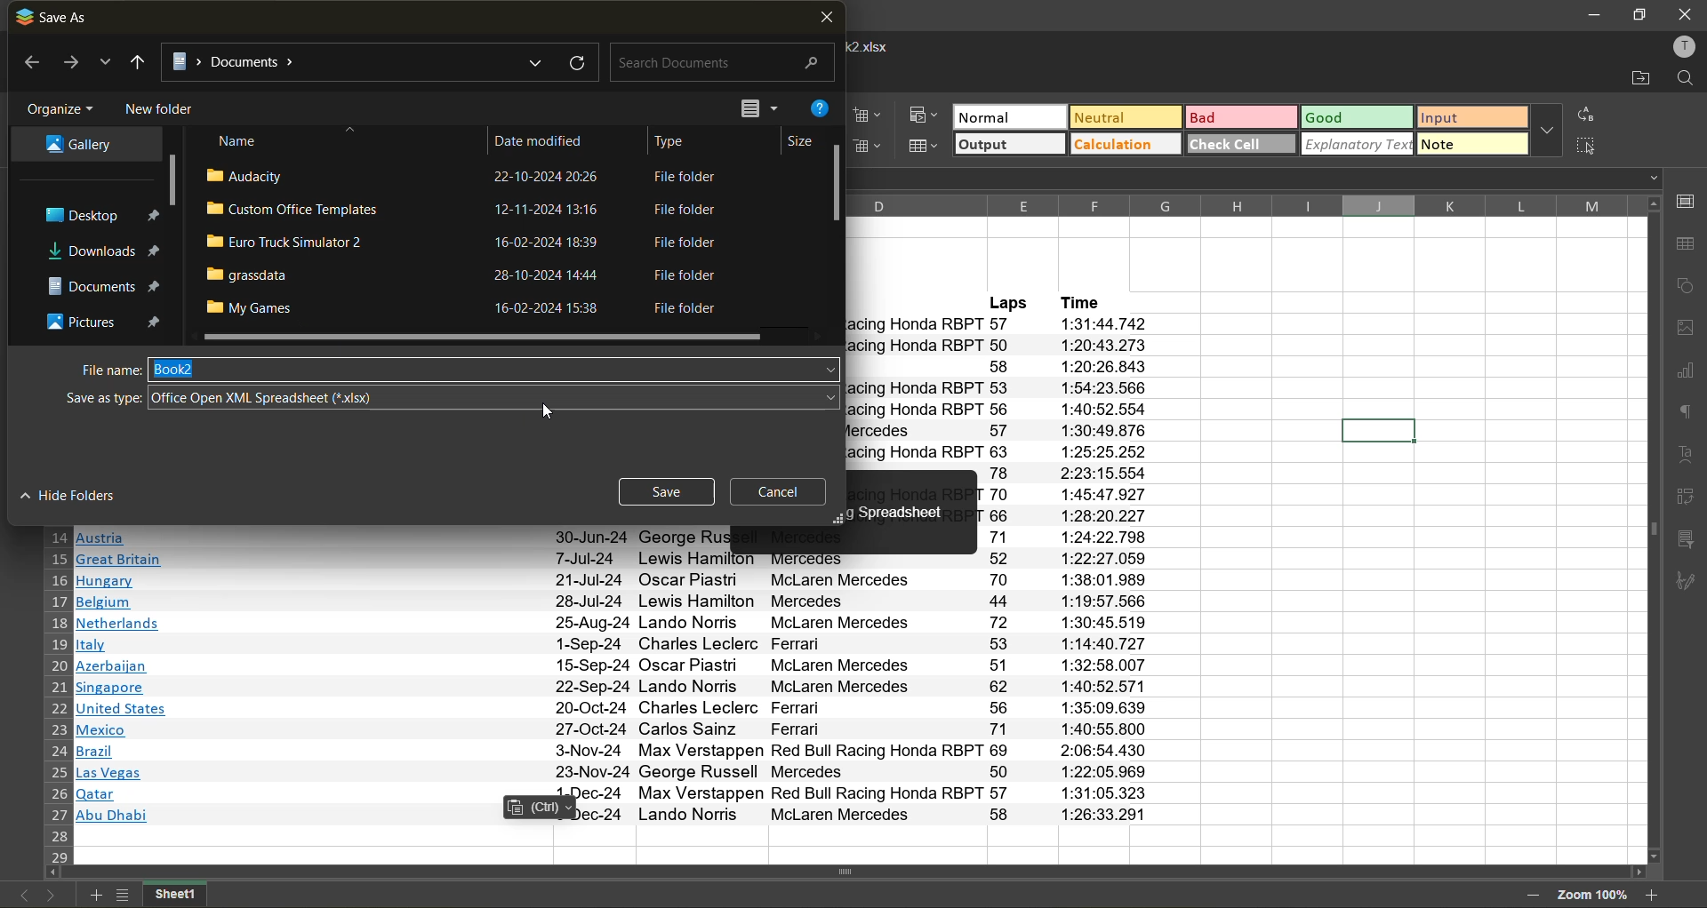 This screenshot has height=908, width=1707. I want to click on filename, so click(877, 45).